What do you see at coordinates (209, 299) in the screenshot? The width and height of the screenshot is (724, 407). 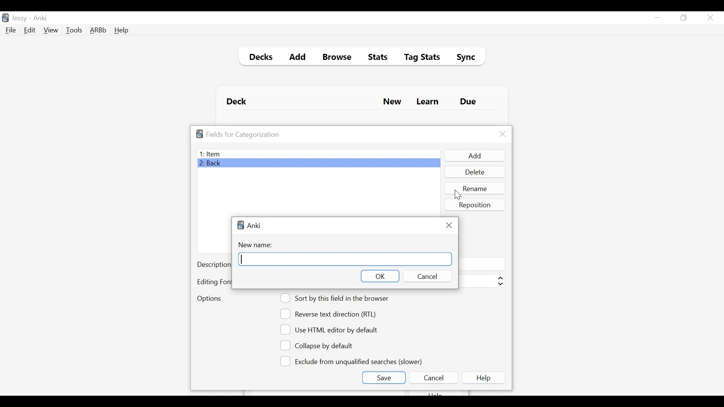 I see `Options` at bounding box center [209, 299].